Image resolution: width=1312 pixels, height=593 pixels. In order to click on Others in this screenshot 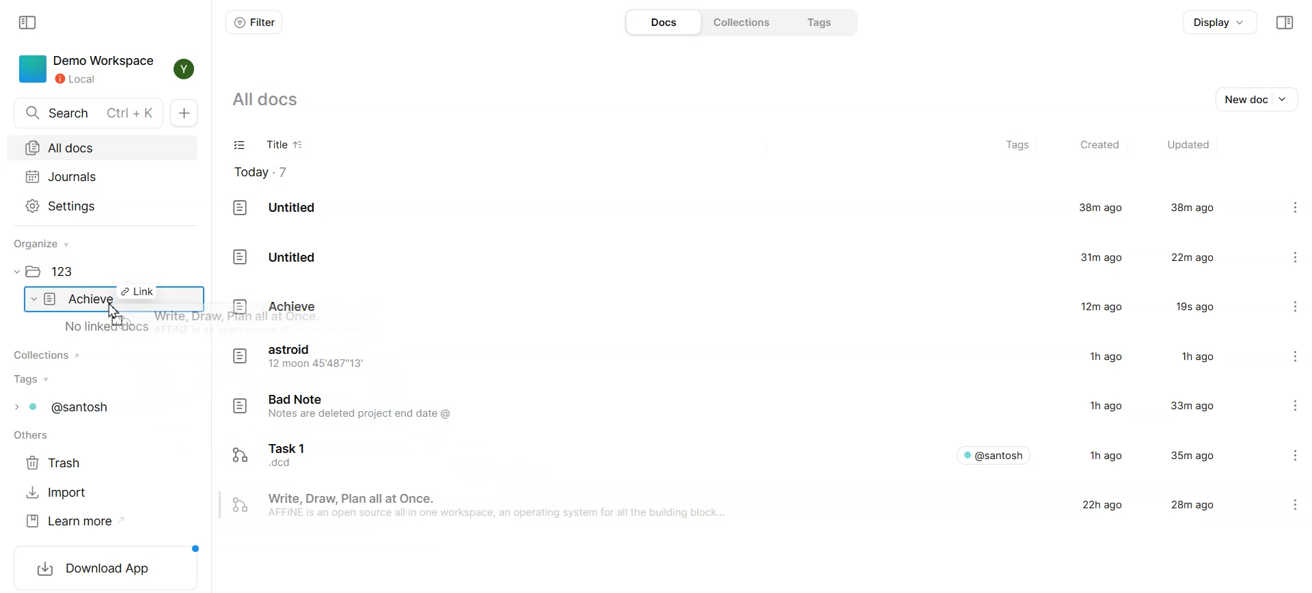, I will do `click(35, 437)`.